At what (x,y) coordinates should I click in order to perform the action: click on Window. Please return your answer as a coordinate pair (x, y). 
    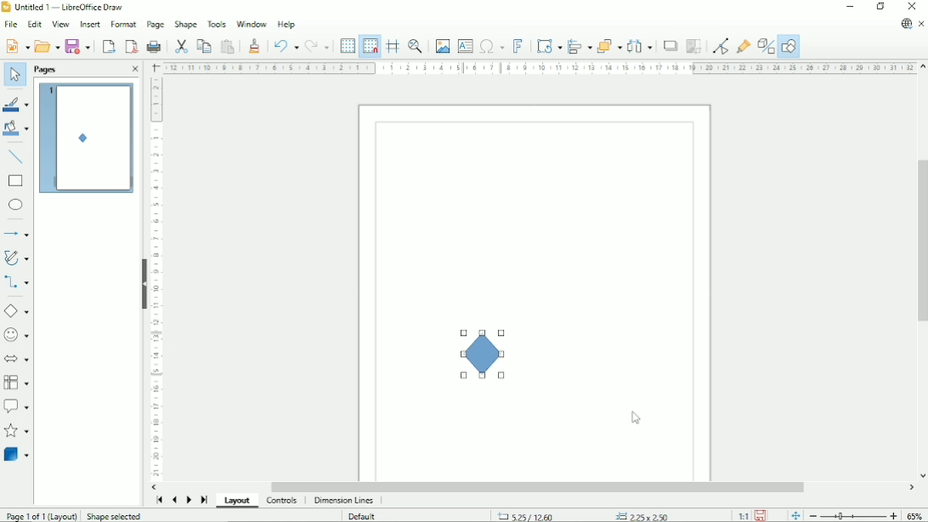
    Looking at the image, I should click on (252, 23).